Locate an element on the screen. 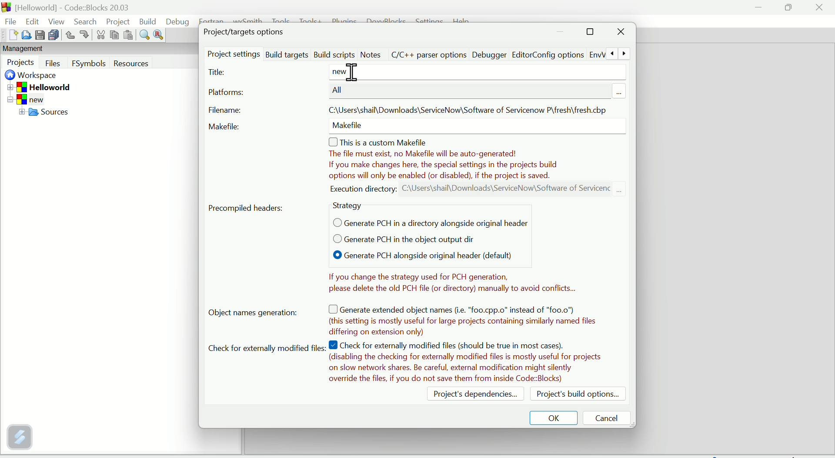  Project build options is located at coordinates (577, 394).